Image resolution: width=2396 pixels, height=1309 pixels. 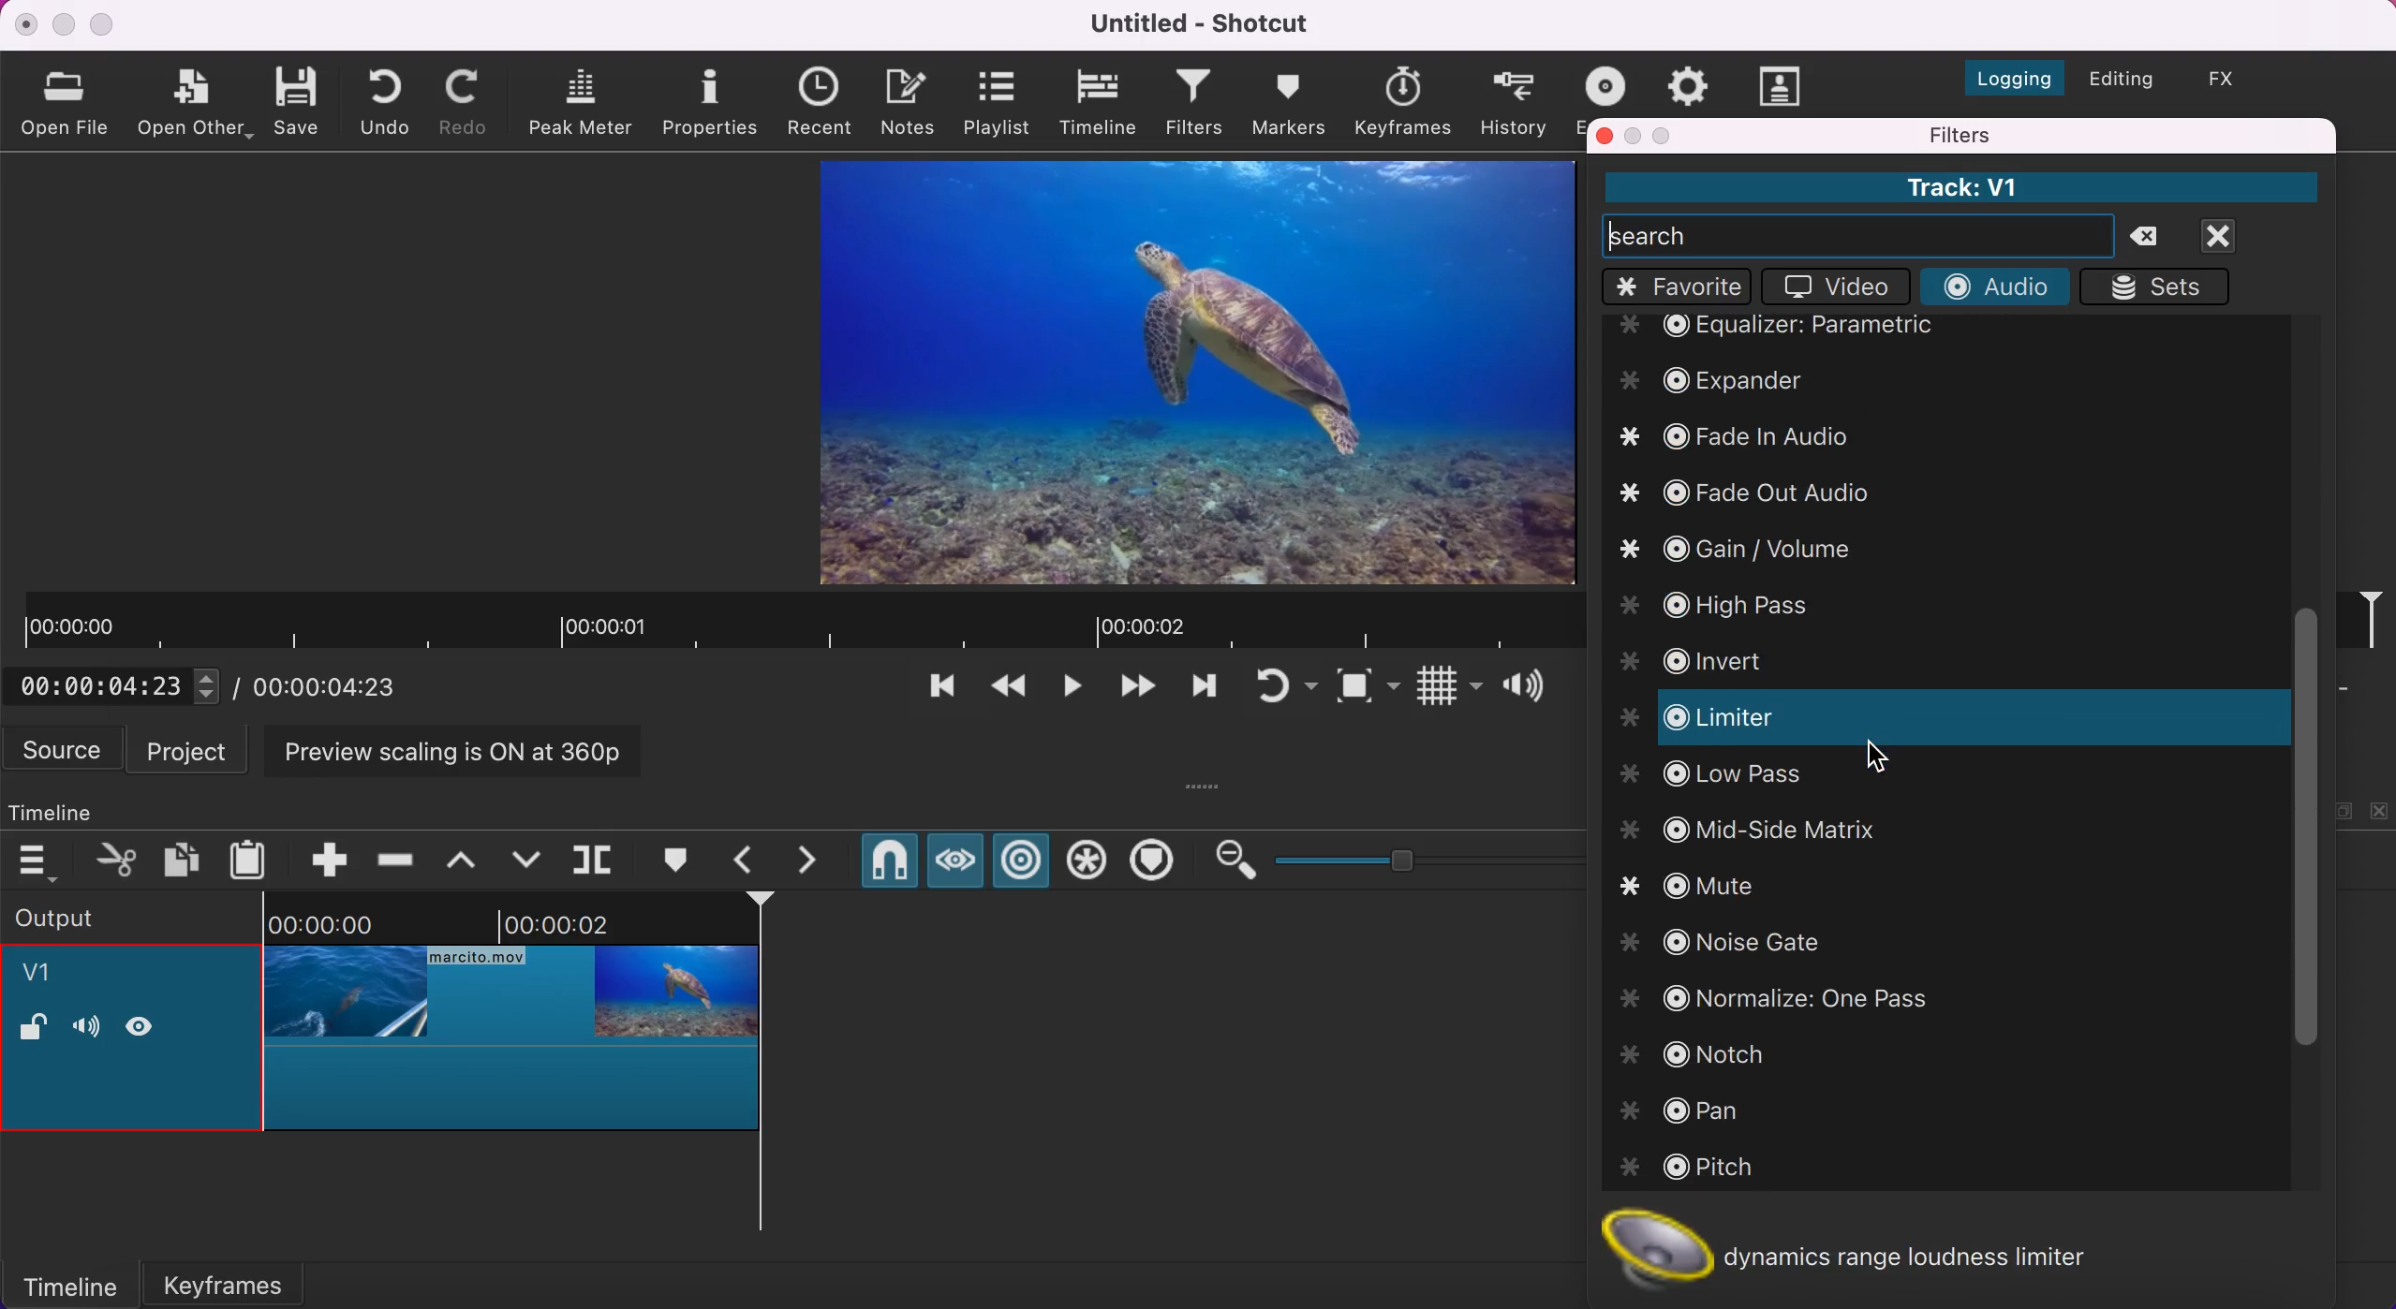 I want to click on overwrite, so click(x=525, y=858).